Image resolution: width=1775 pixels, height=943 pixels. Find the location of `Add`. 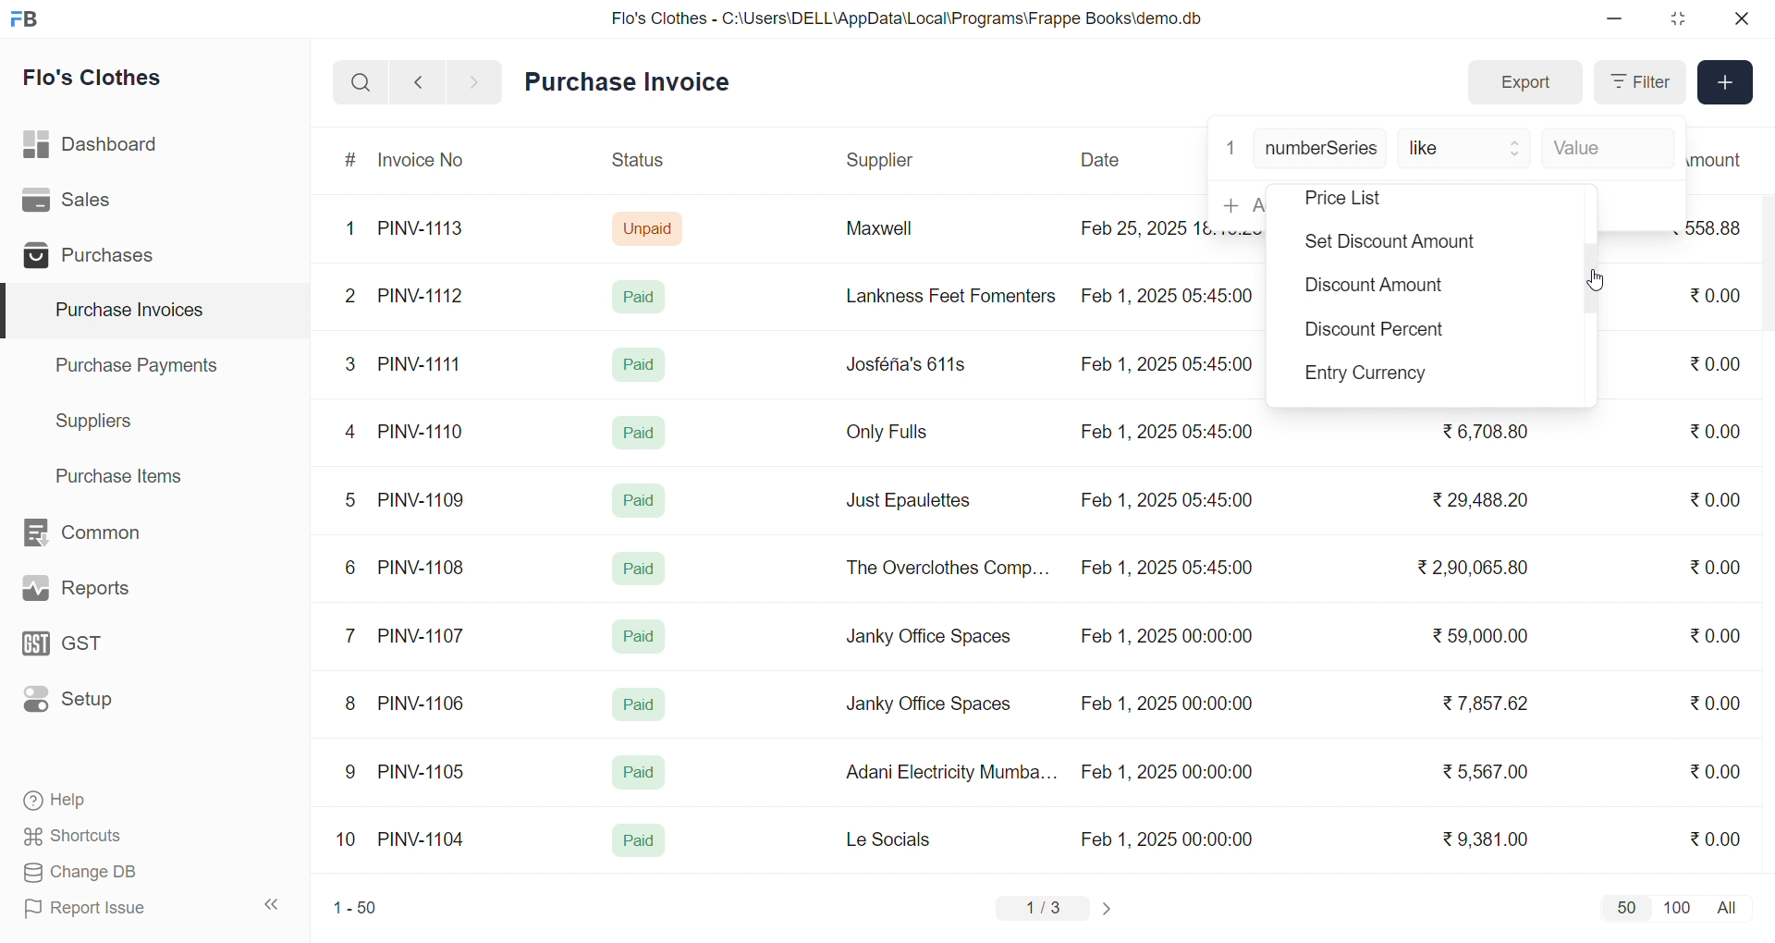

Add is located at coordinates (1726, 83).